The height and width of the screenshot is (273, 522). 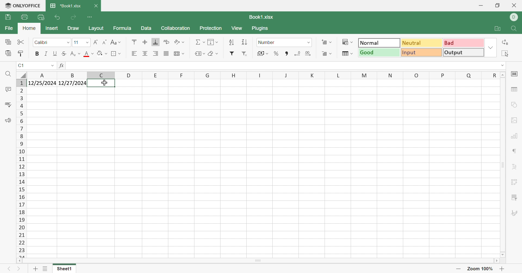 What do you see at coordinates (8, 74) in the screenshot?
I see `Find` at bounding box center [8, 74].